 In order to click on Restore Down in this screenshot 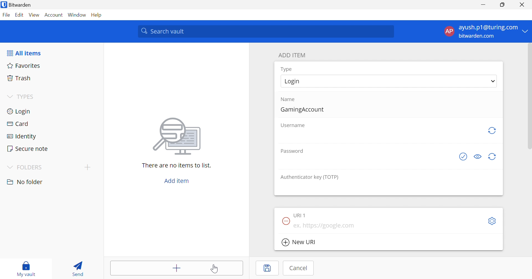, I will do `click(503, 5)`.